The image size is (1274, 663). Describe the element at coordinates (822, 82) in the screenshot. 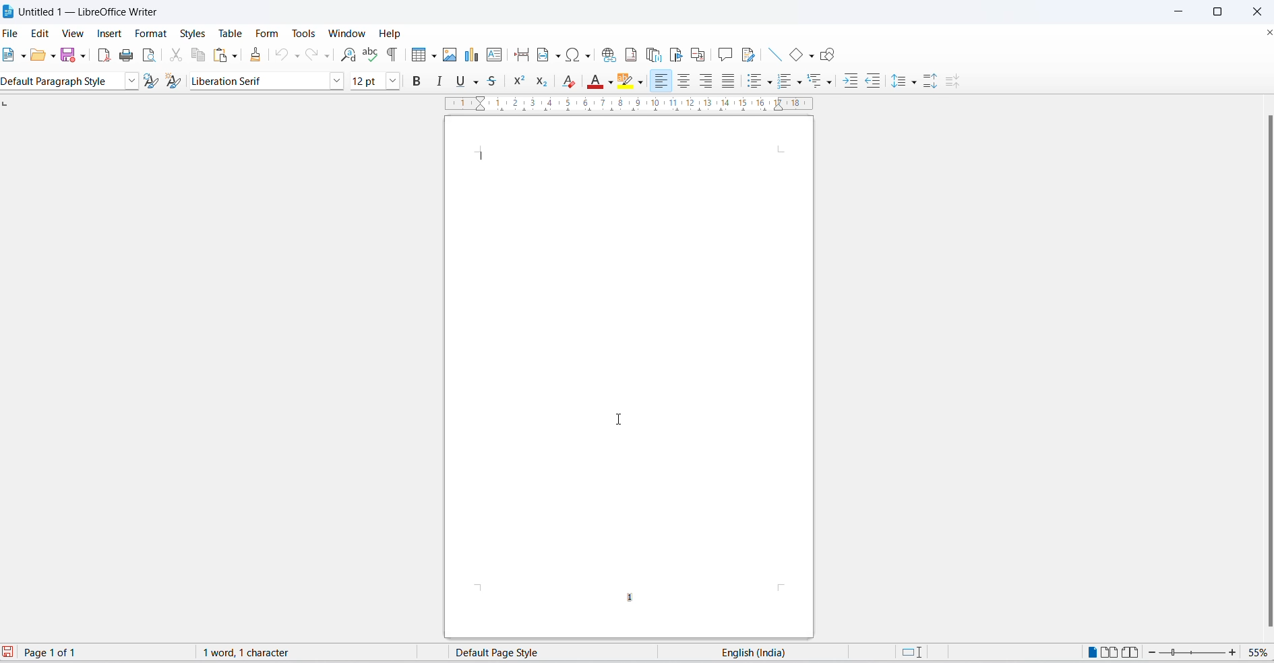

I see `select outline format` at that location.